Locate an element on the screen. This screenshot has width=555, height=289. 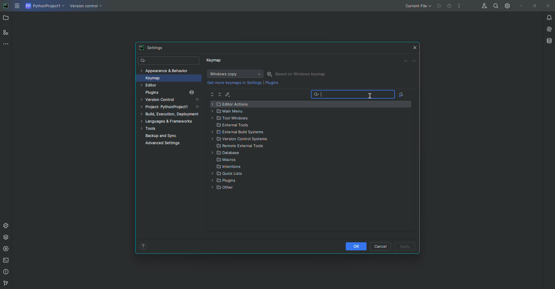
Other is located at coordinates (223, 189).